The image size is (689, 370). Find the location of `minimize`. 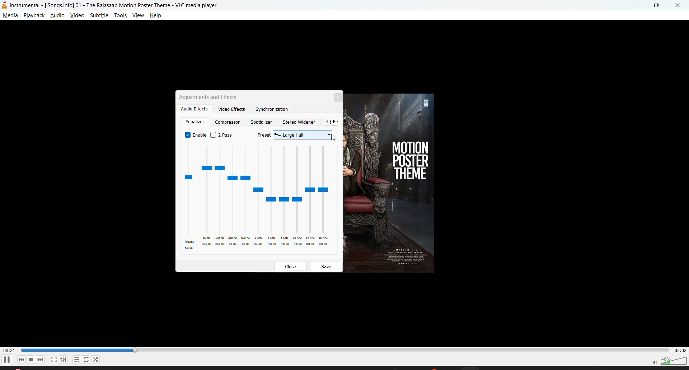

minimize is located at coordinates (637, 5).